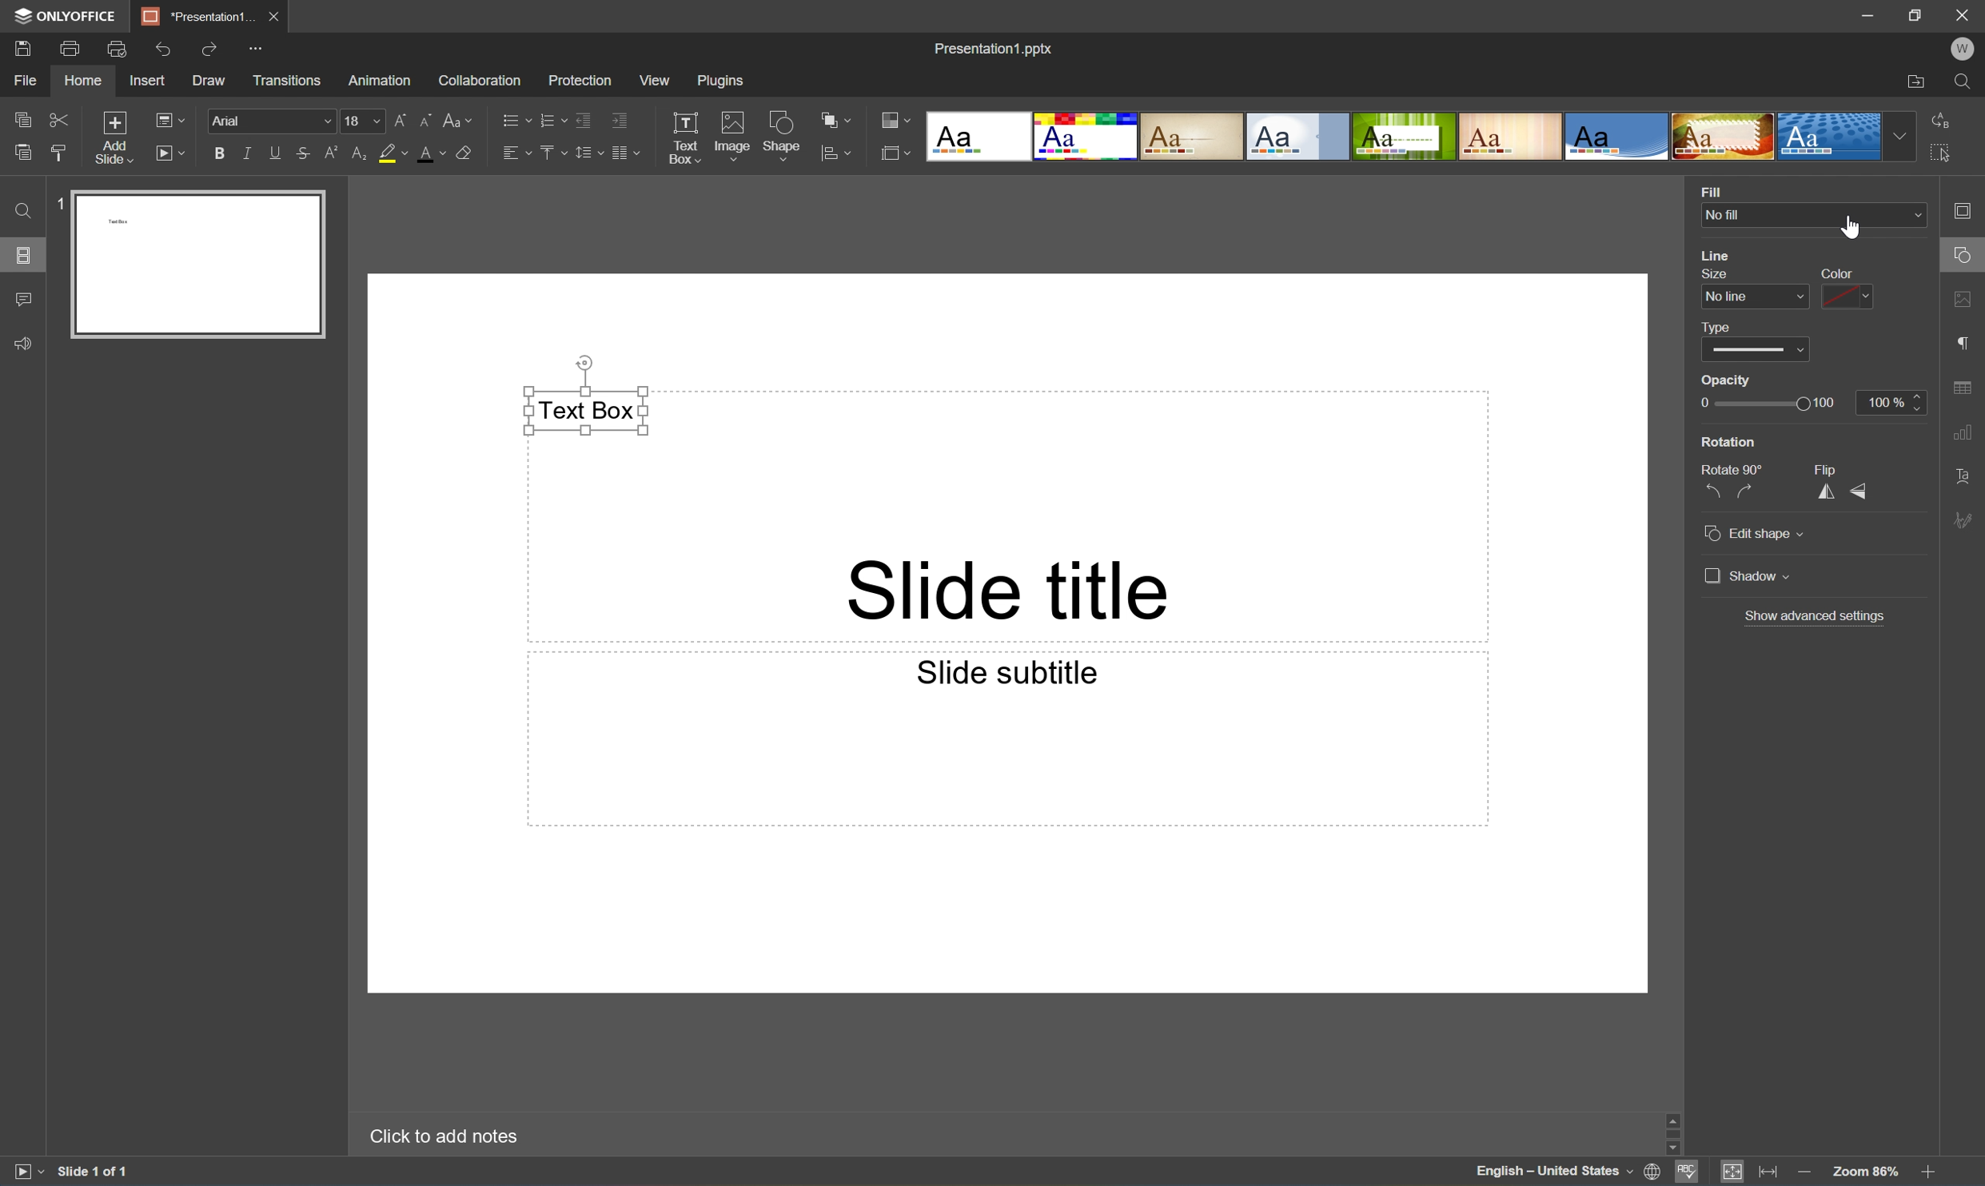 The image size is (1985, 1186). I want to click on Shape settings, so click(1965, 255).